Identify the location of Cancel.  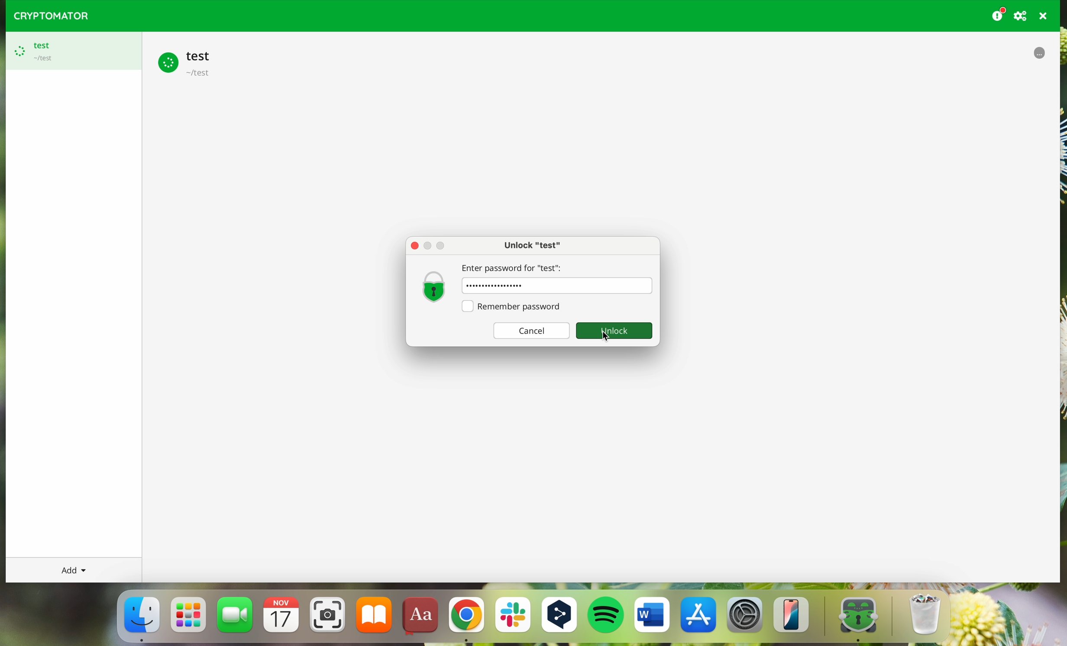
(531, 331).